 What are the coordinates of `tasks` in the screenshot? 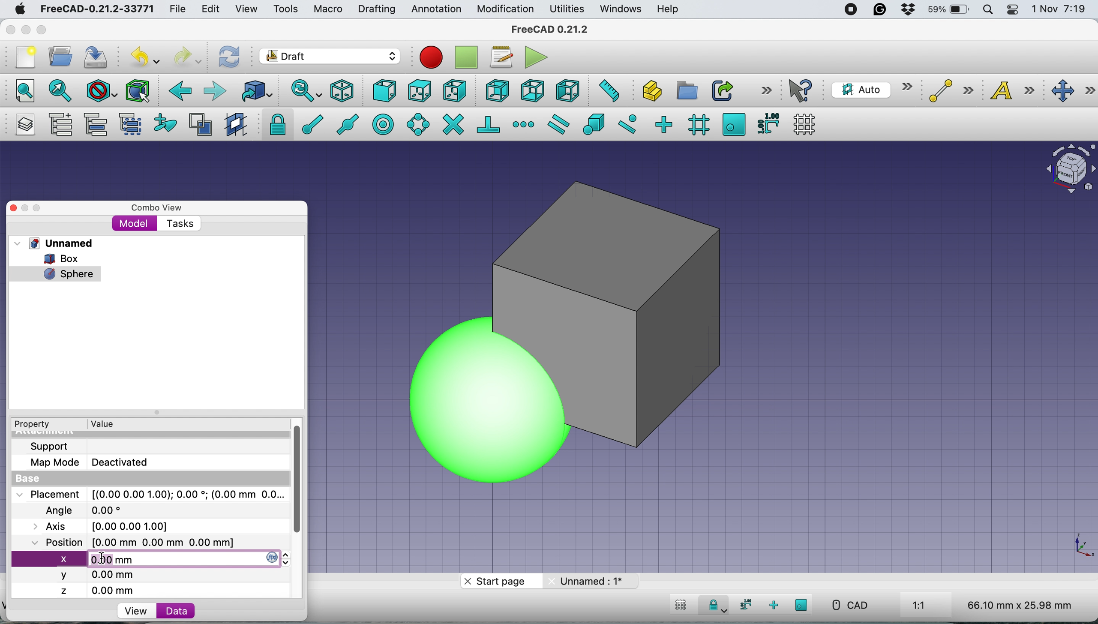 It's located at (179, 224).